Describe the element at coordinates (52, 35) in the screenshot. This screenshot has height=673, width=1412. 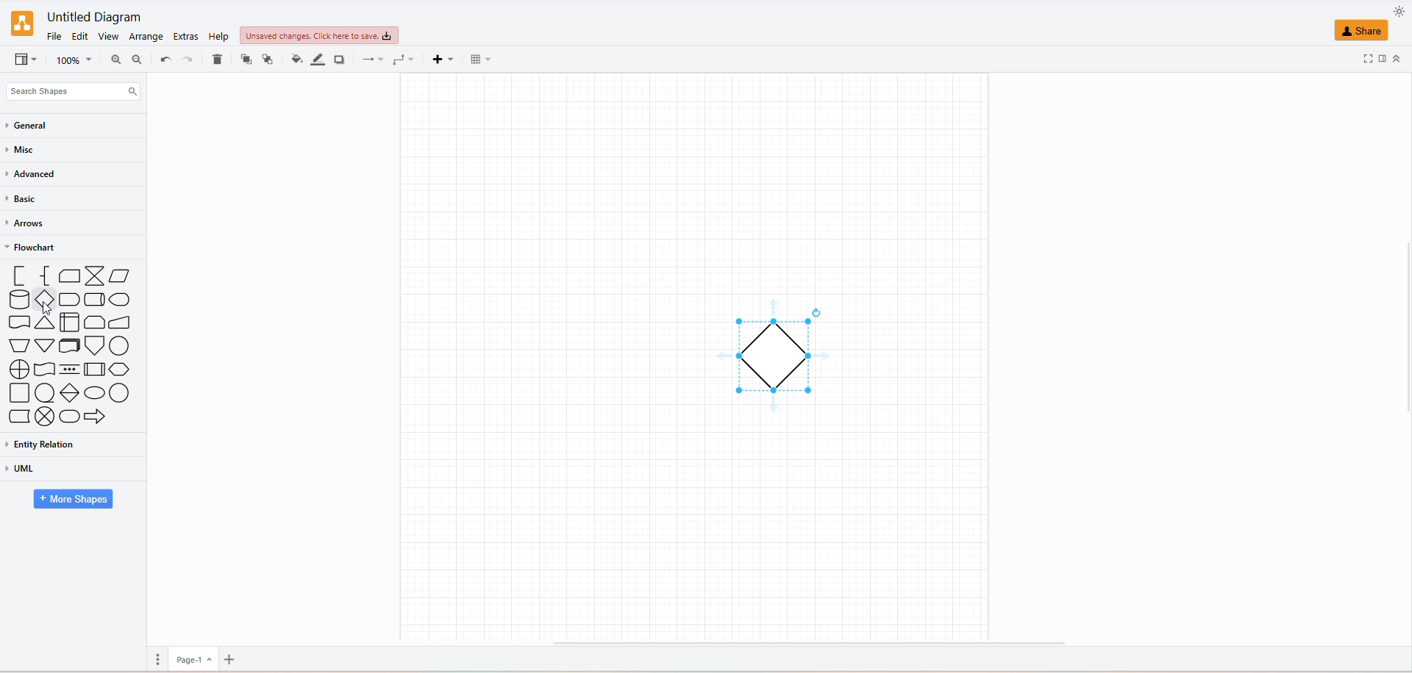
I see `FILE` at that location.